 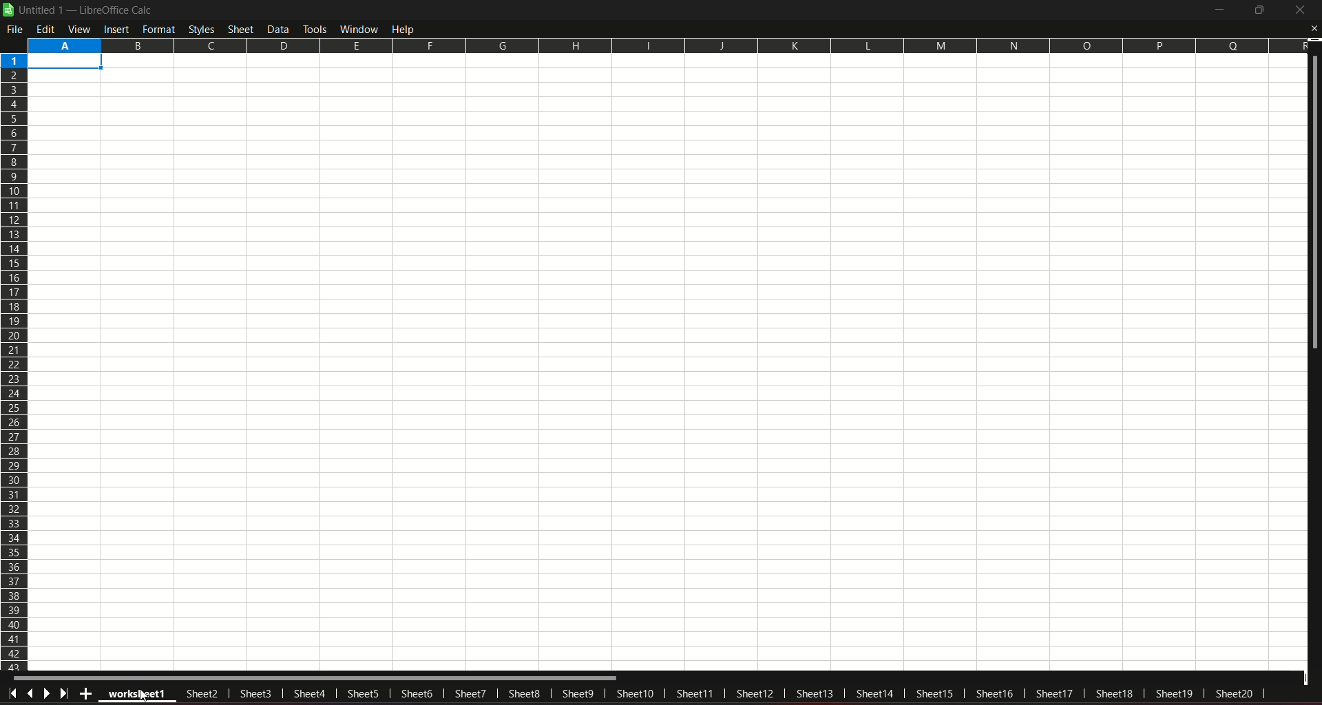 I want to click on Window, so click(x=357, y=28).